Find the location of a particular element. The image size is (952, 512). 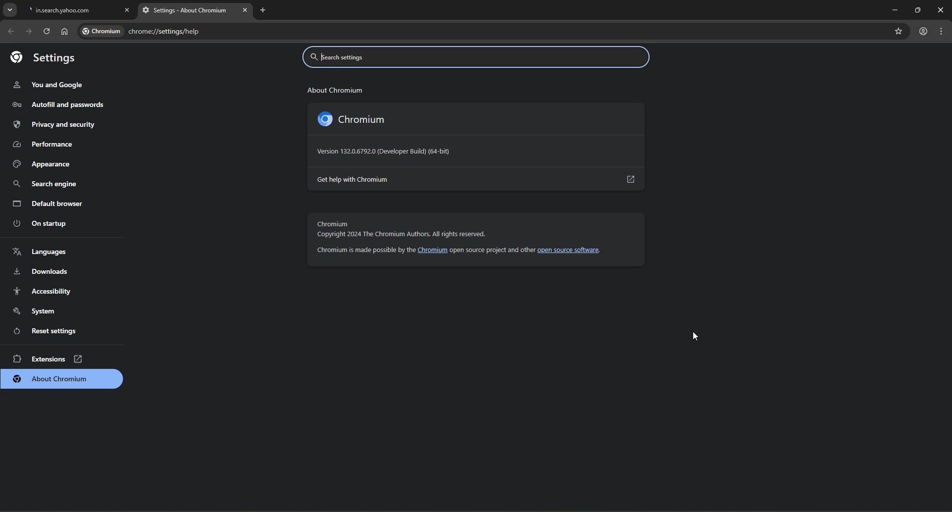

Search engine is located at coordinates (53, 183).